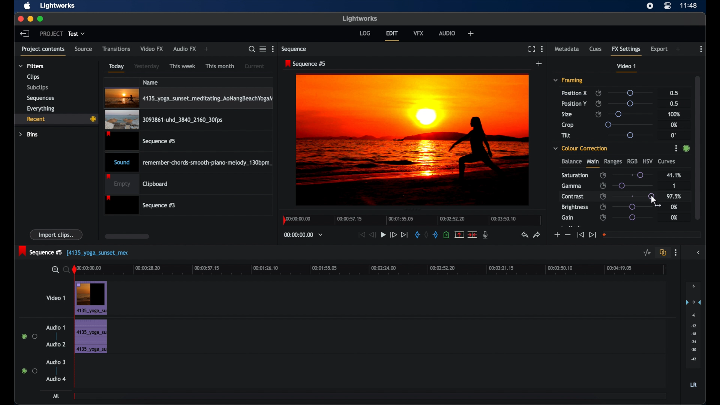 The width and height of the screenshot is (720, 405). I want to click on transitions, so click(116, 48).